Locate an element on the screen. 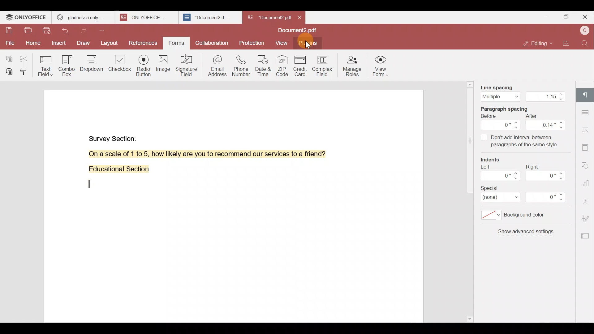 This screenshot has width=594, height=334. Cut is located at coordinates (26, 57).